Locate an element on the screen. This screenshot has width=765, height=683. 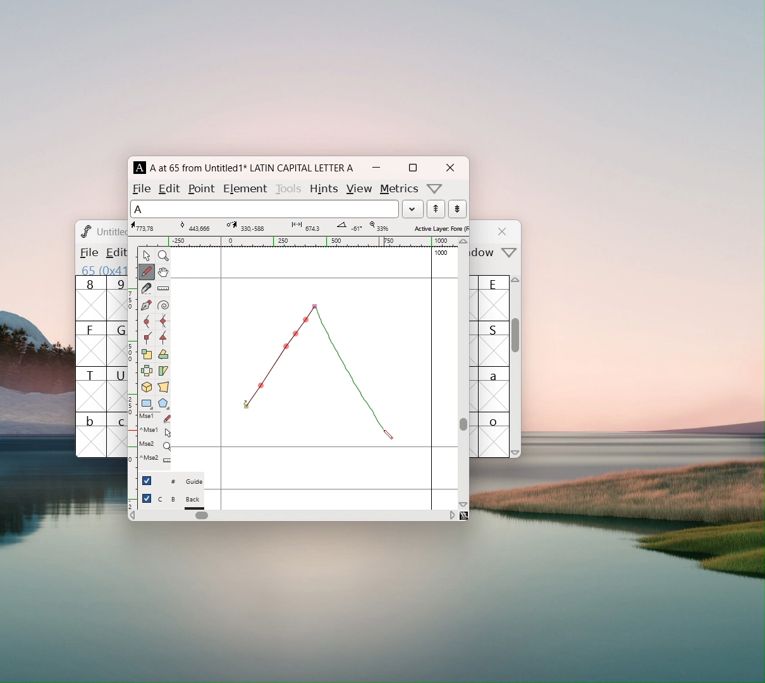
8 is located at coordinates (90, 298).